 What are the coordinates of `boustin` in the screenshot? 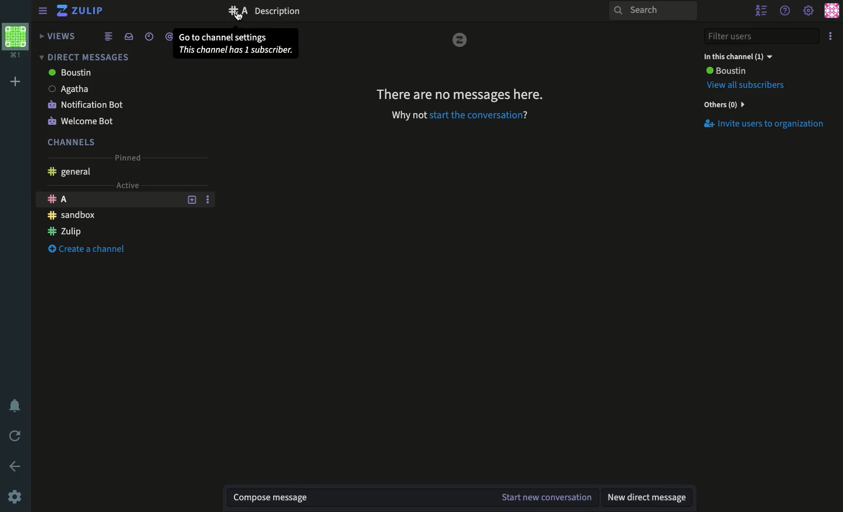 It's located at (72, 73).